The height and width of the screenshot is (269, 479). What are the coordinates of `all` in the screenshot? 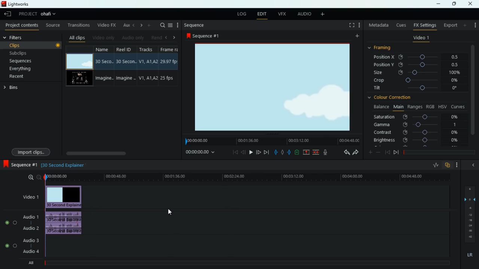 It's located at (28, 263).